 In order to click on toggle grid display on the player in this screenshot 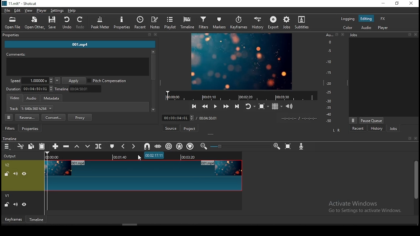, I will do `click(278, 106)`.